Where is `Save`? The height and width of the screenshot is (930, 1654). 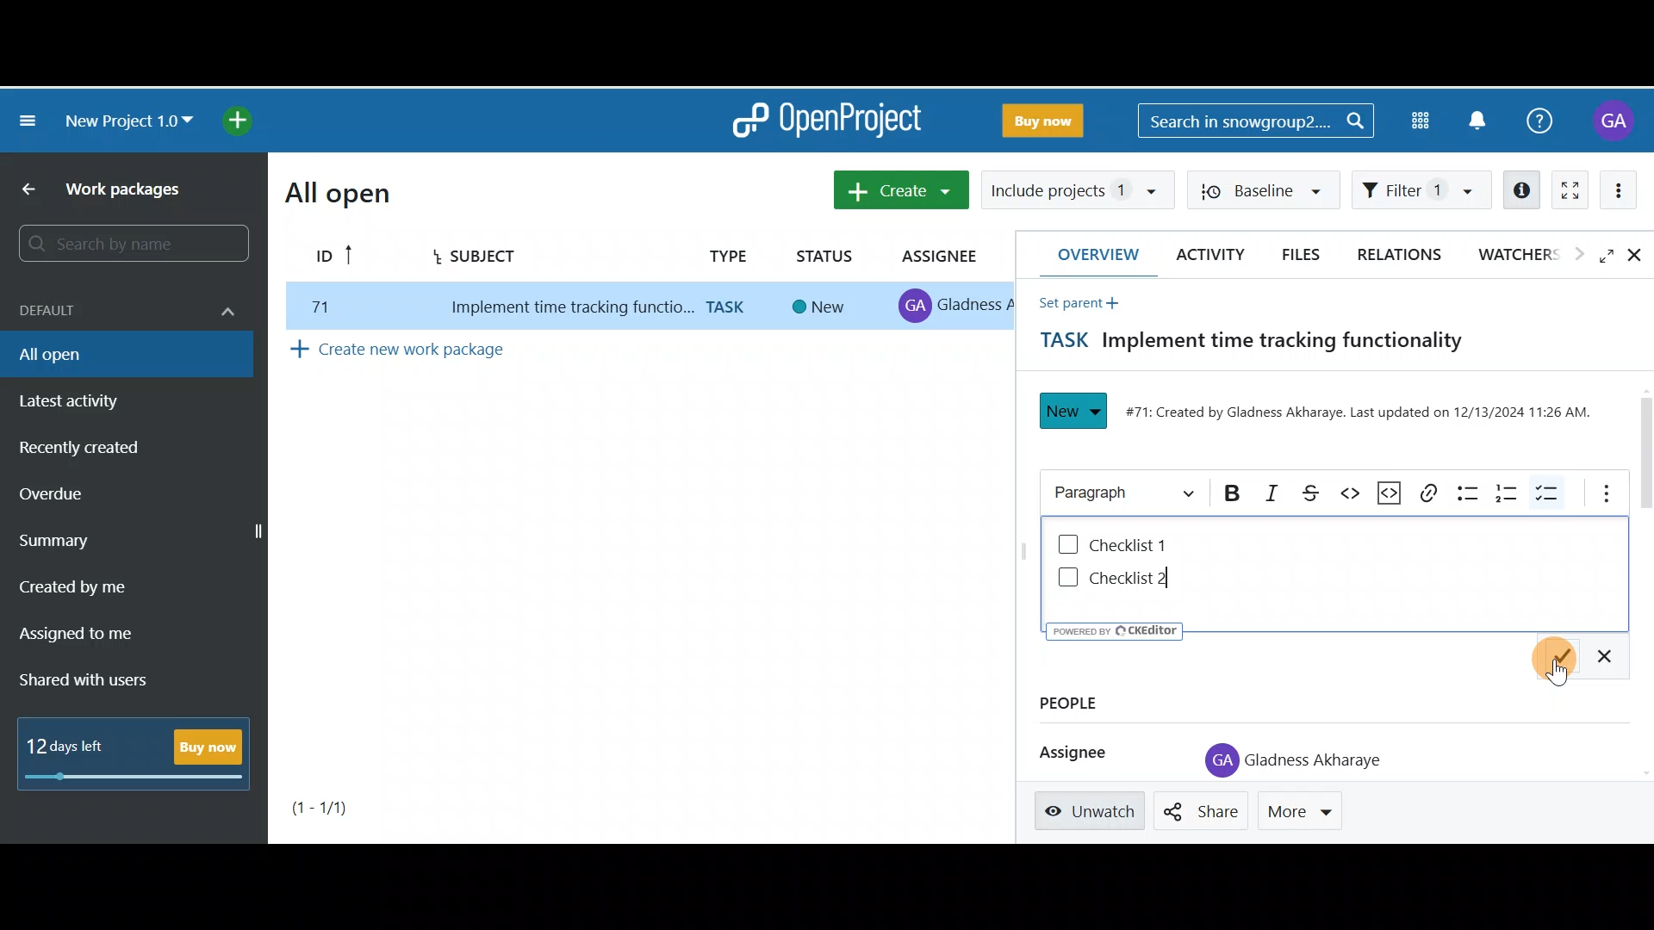
Save is located at coordinates (1545, 649).